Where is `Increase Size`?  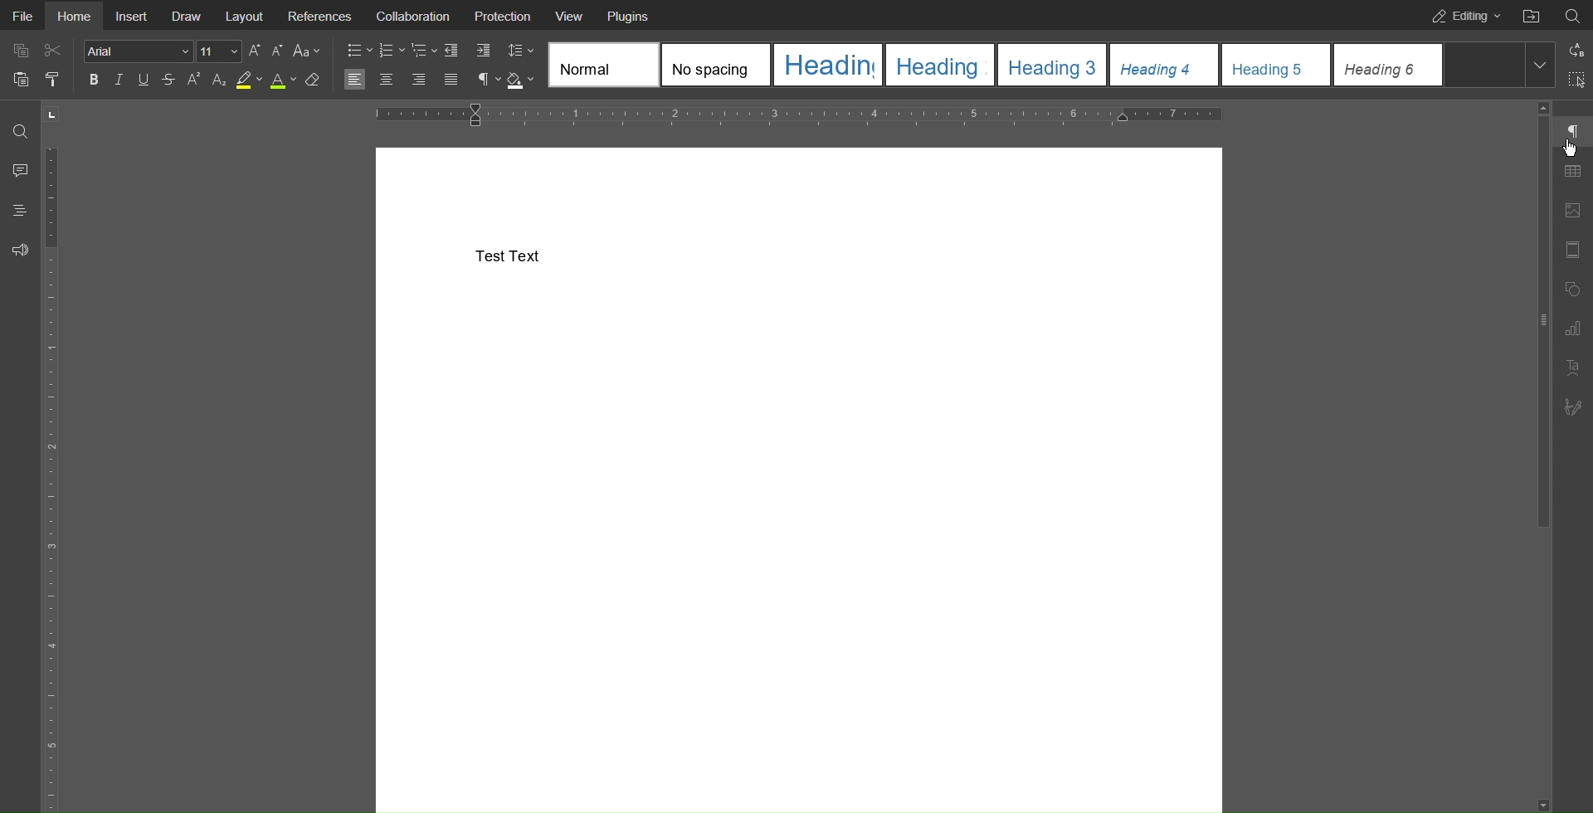
Increase Size is located at coordinates (256, 51).